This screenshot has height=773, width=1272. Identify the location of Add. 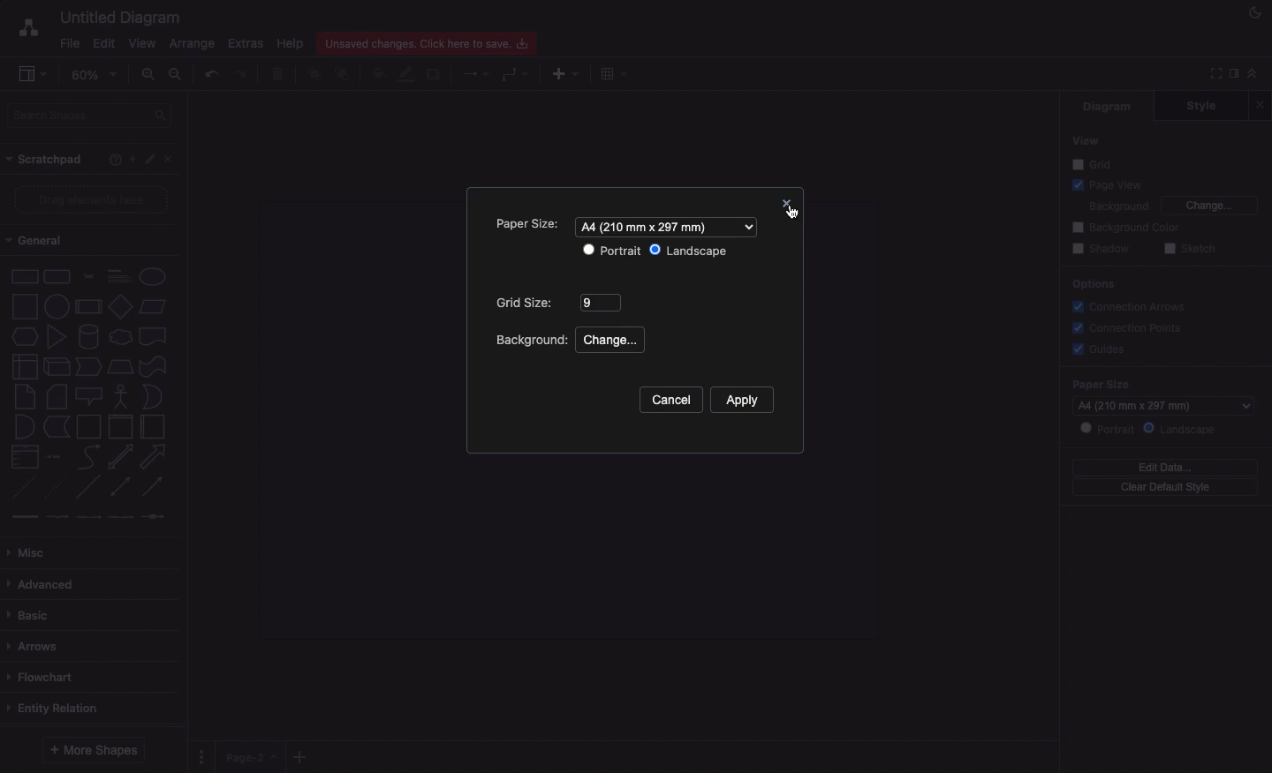
(565, 73).